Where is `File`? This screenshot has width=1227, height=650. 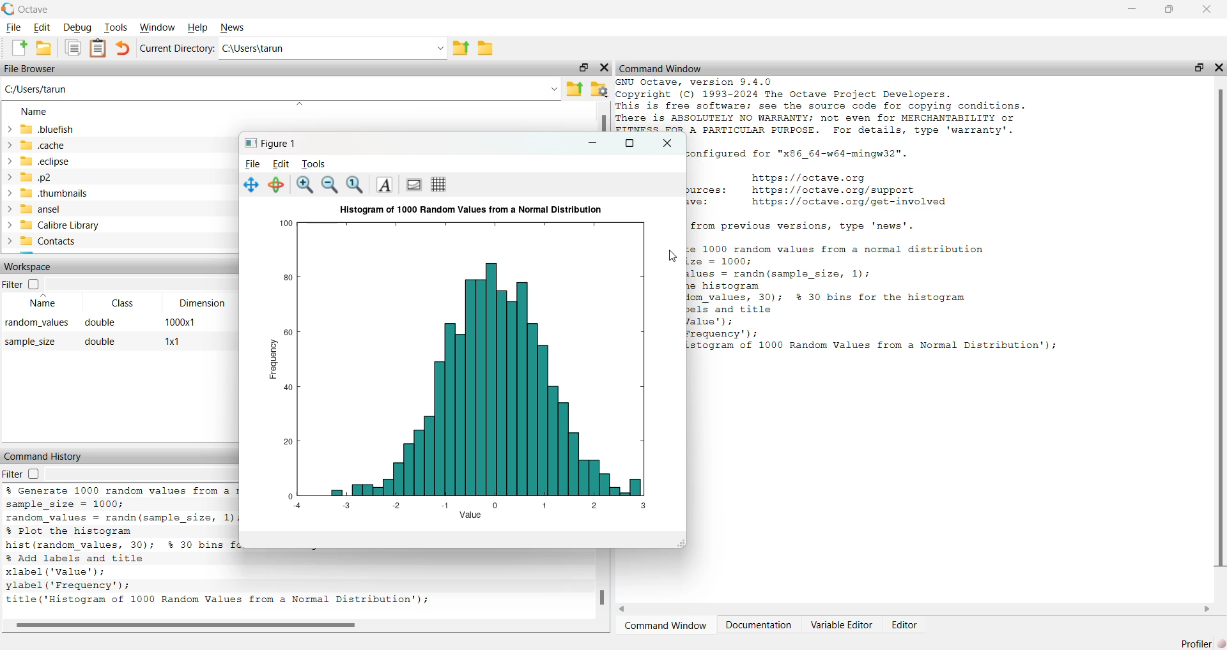
File is located at coordinates (13, 27).